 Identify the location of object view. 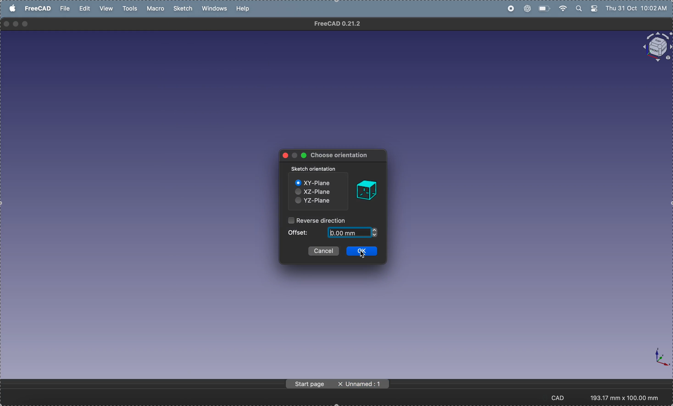
(656, 47).